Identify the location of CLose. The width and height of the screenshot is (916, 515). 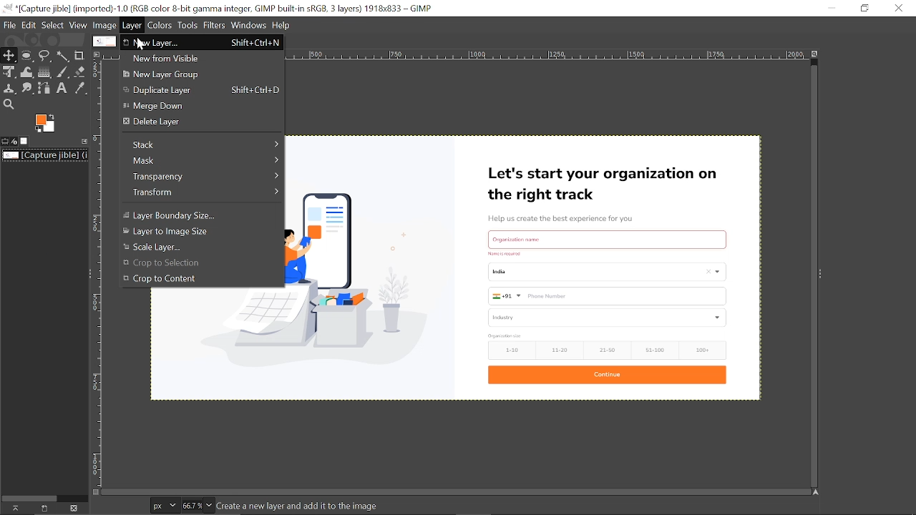
(897, 7).